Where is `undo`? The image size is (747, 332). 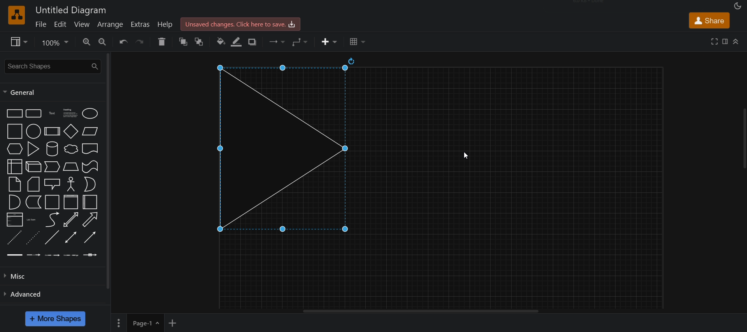 undo is located at coordinates (124, 42).